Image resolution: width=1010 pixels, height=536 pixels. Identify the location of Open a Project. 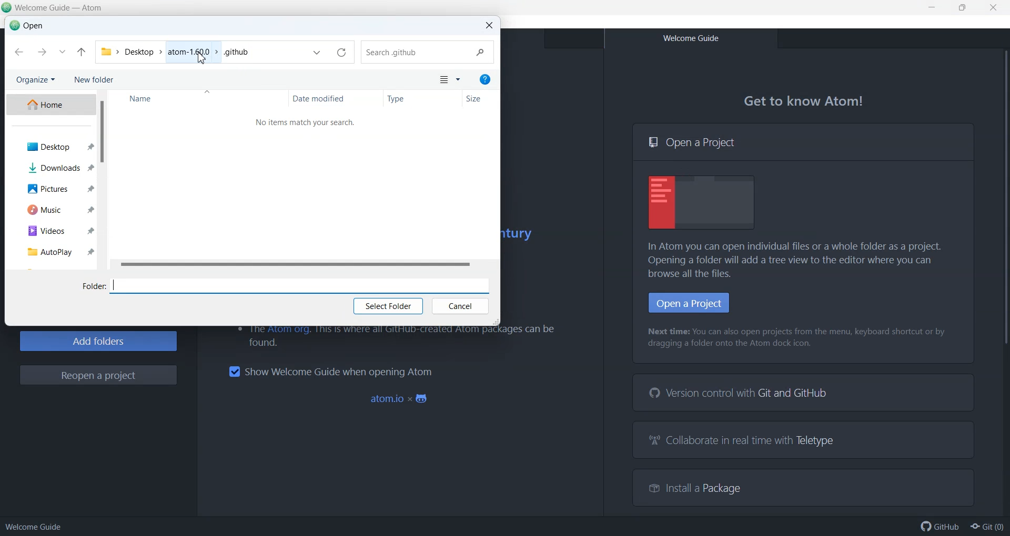
(803, 142).